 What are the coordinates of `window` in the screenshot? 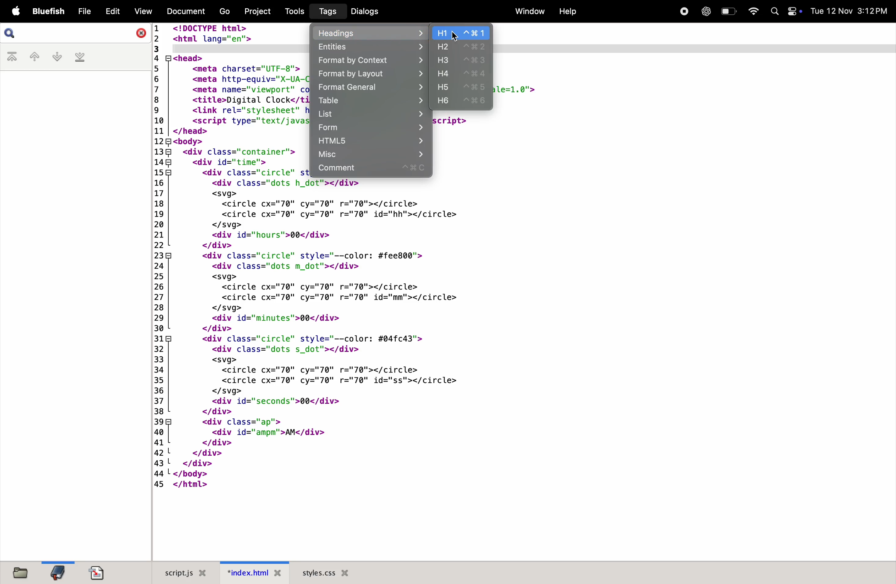 It's located at (527, 11).